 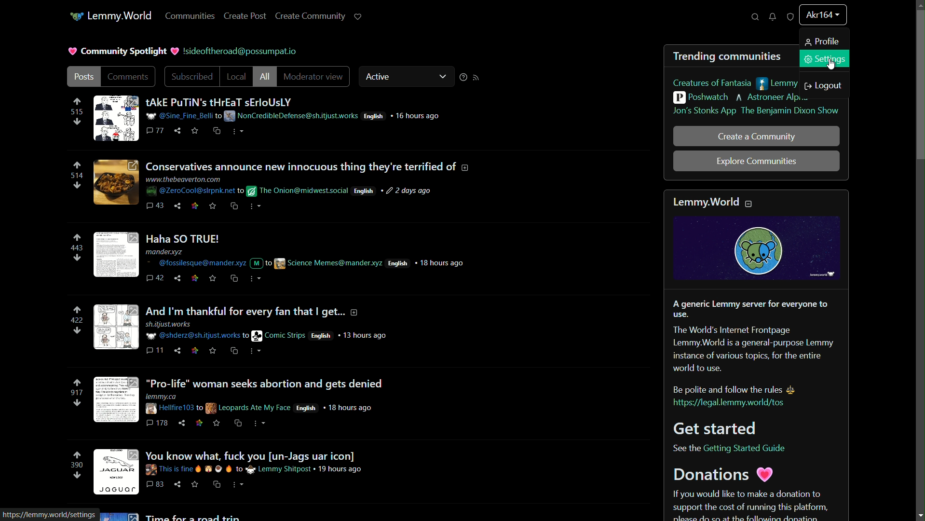 I want to click on search, so click(x=754, y=17).